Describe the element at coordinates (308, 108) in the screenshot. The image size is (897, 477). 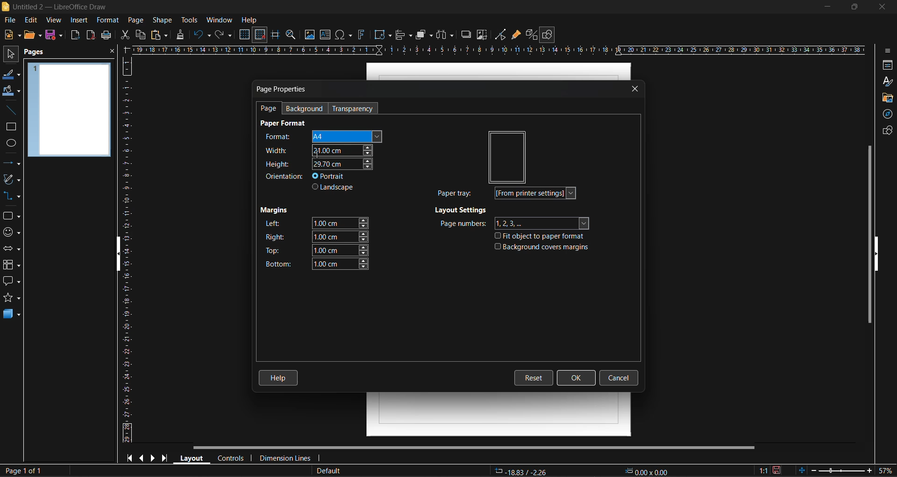
I see `background` at that location.